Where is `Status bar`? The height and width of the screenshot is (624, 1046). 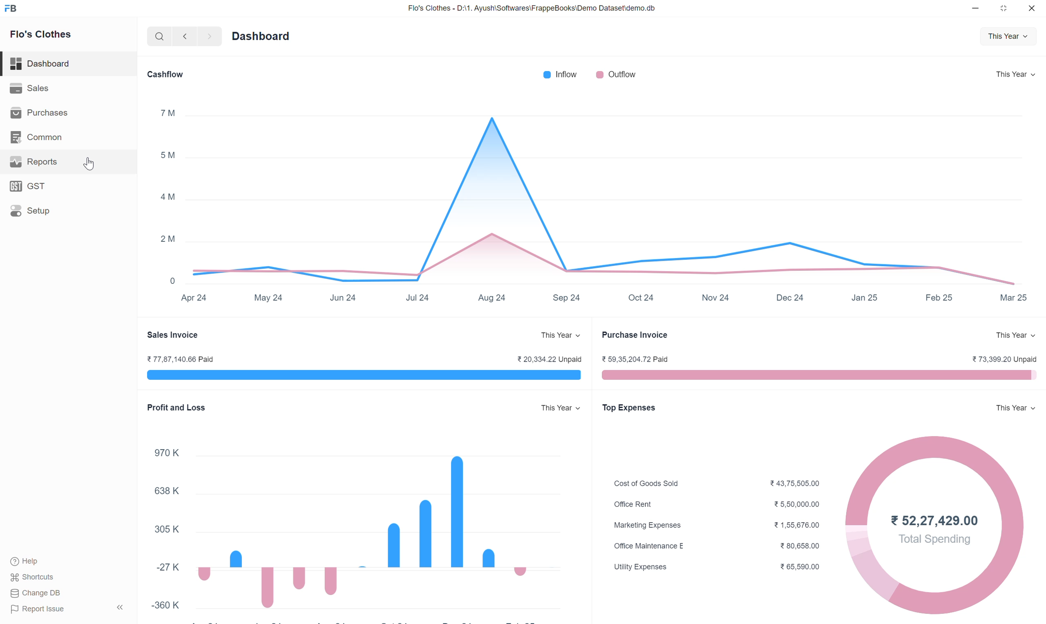 Status bar is located at coordinates (820, 373).